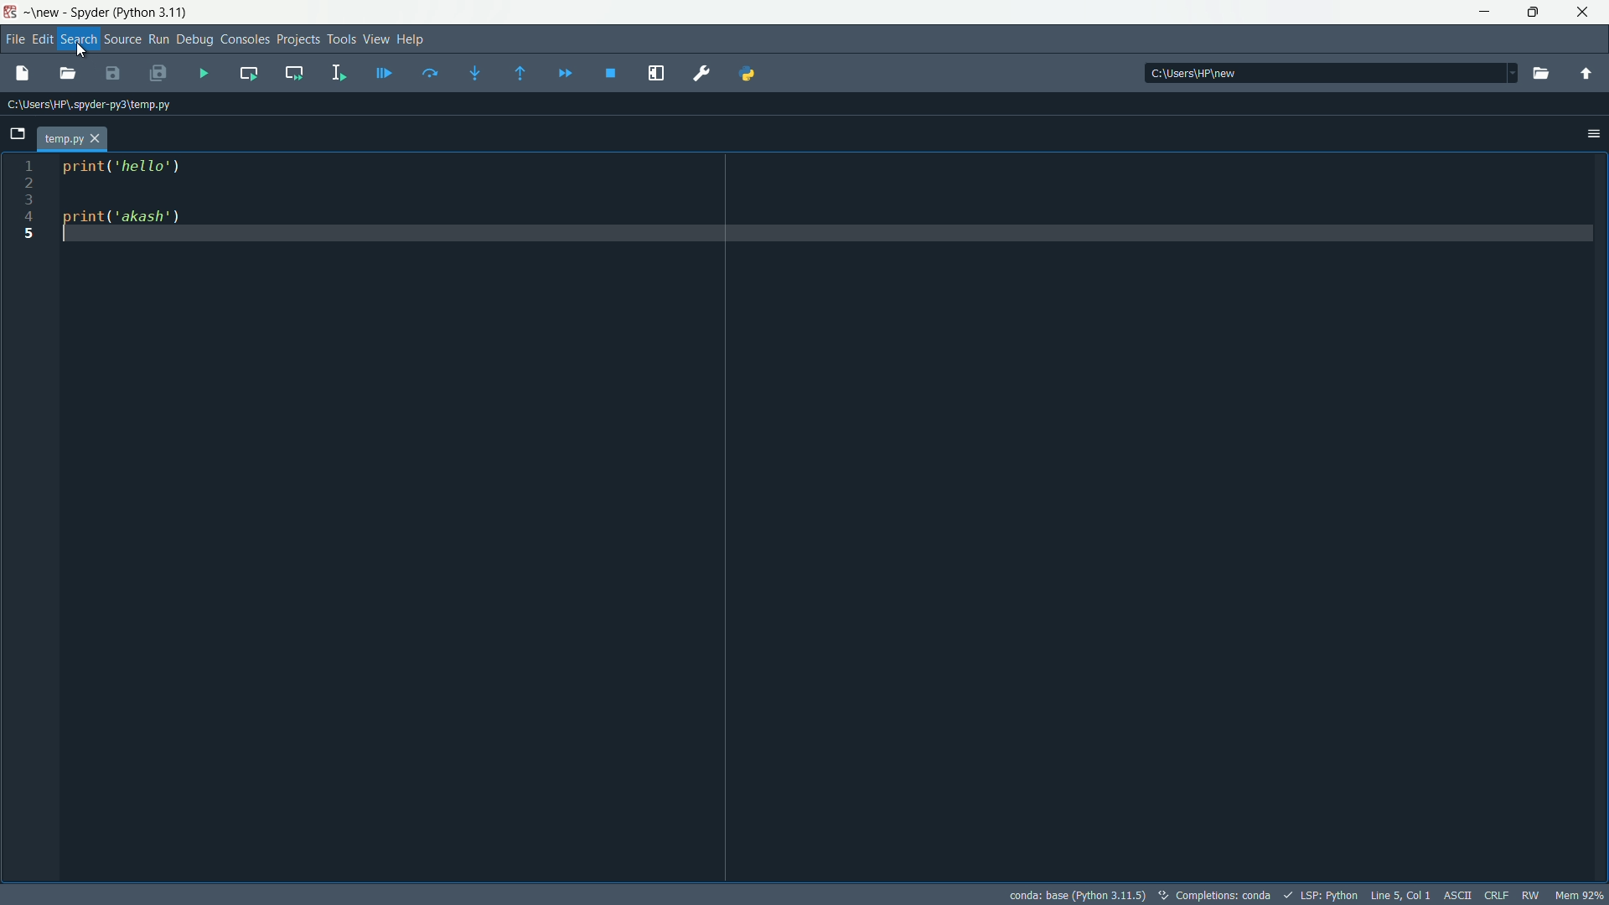  What do you see at coordinates (85, 55) in the screenshot?
I see `cursor` at bounding box center [85, 55].